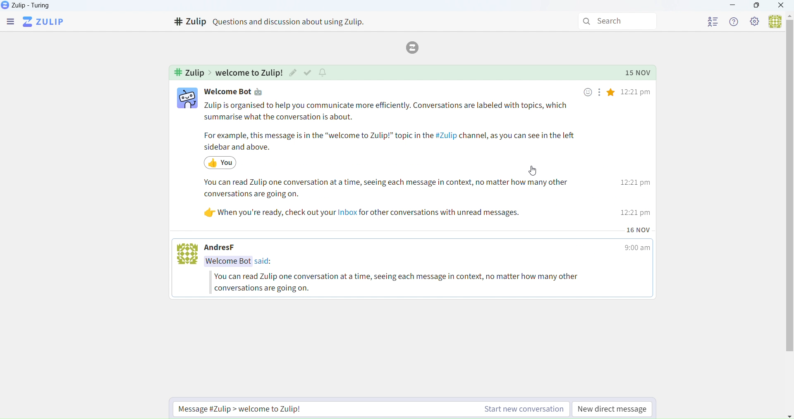  I want to click on Zulip is organised to help you communicate more efficiently. Conversations are labeled with topics, which
summarise what the conversation is about.

For example, this message is in the “welcome to Zulip!” topic in the #Zulip channel, as you can see in the left
sidebar and above., so click(392, 126).